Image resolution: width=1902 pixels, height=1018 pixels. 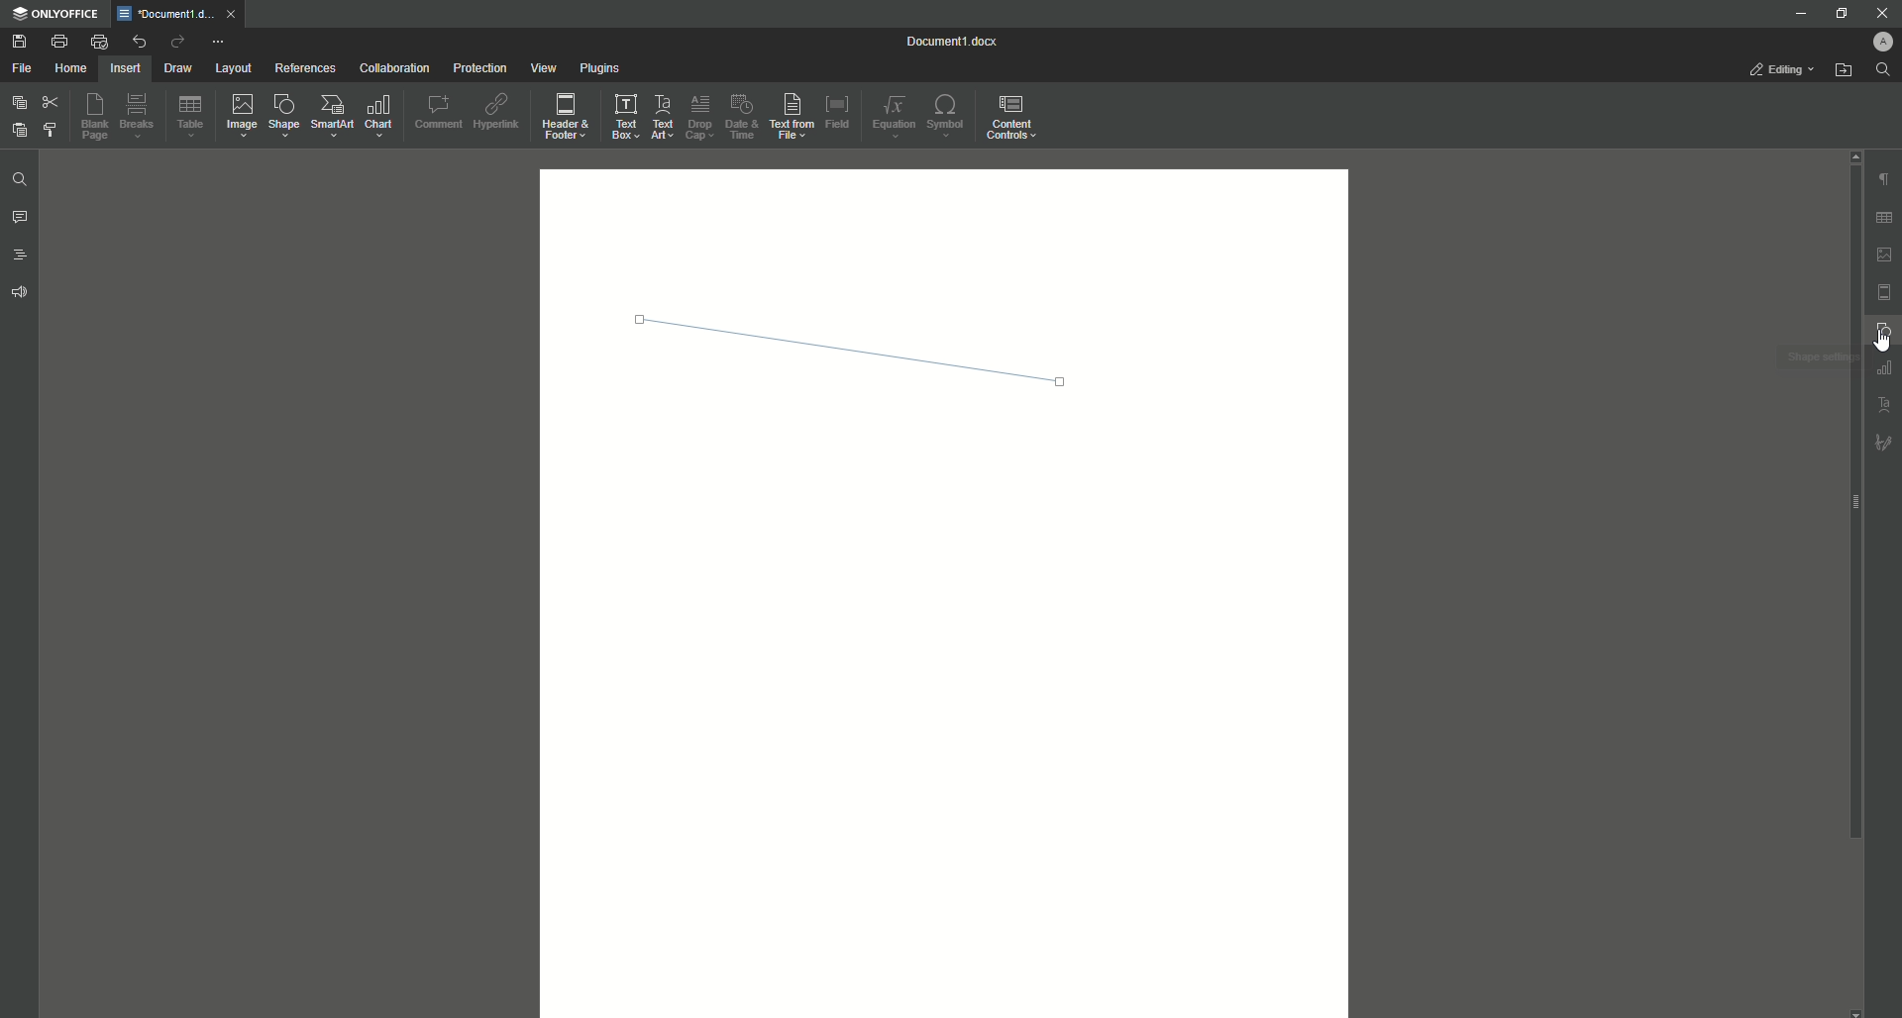 What do you see at coordinates (1873, 43) in the screenshot?
I see `Profile` at bounding box center [1873, 43].